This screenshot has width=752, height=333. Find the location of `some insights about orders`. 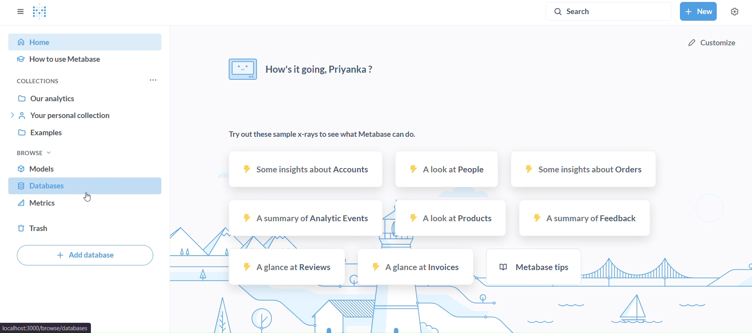

some insights about orders is located at coordinates (584, 168).